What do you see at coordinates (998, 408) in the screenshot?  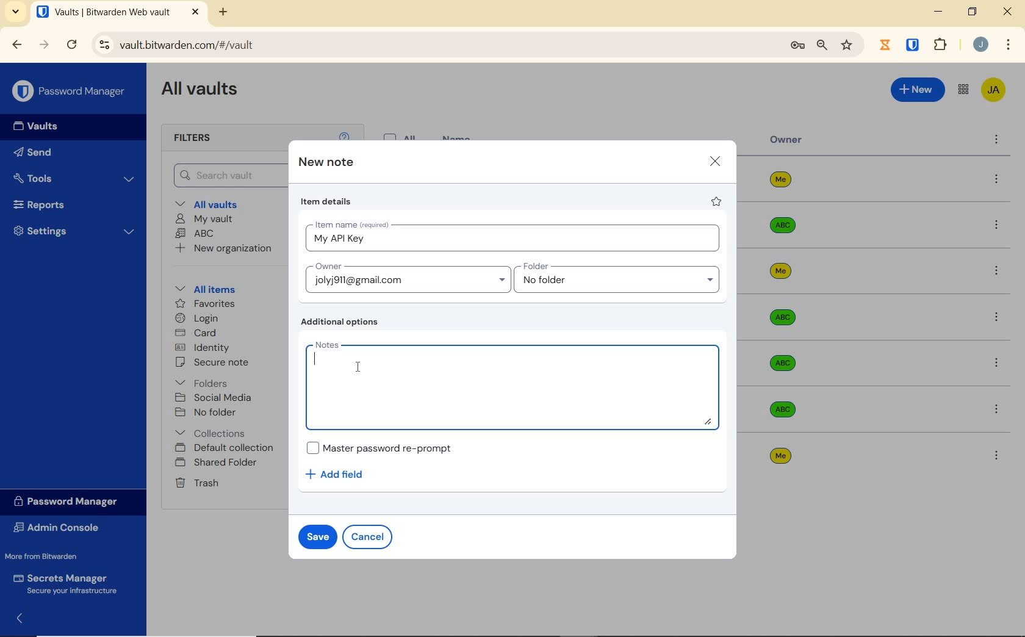 I see `more options` at bounding box center [998, 408].